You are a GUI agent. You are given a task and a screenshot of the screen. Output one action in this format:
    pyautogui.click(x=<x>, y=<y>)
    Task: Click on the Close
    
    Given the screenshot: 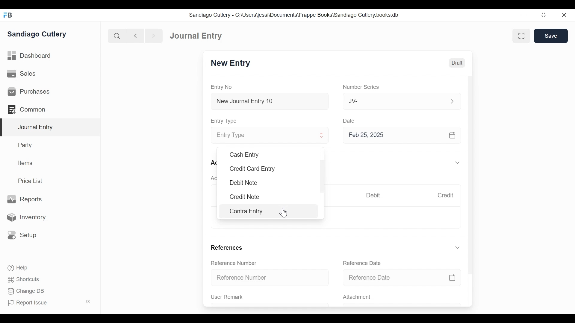 What is the action you would take?
    pyautogui.click(x=564, y=15)
    